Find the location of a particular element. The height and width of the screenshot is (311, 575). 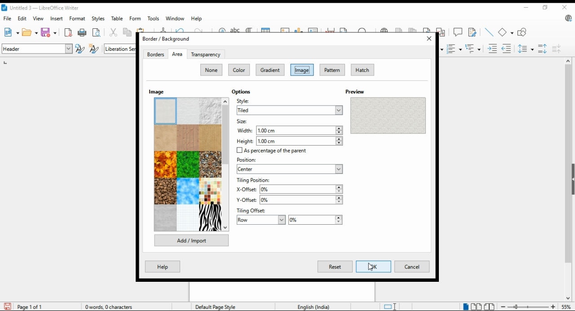

image is located at coordinates (303, 70).